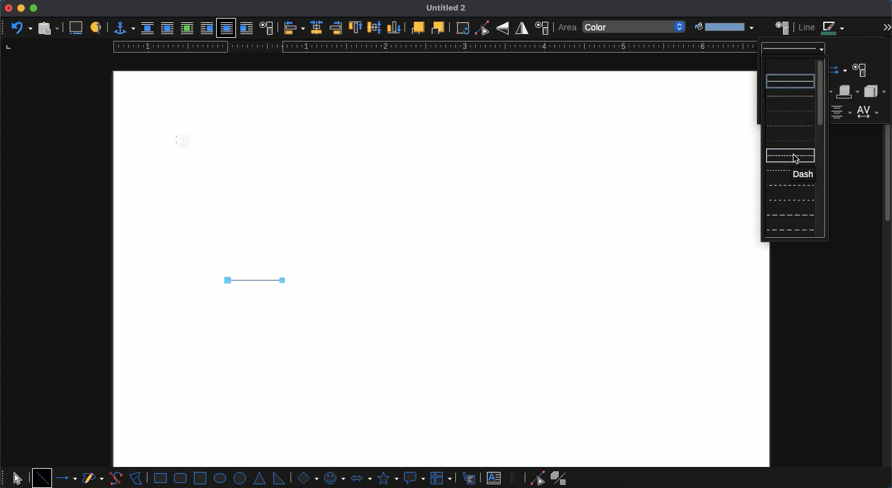 The image size is (892, 488). What do you see at coordinates (886, 26) in the screenshot?
I see `expand` at bounding box center [886, 26].